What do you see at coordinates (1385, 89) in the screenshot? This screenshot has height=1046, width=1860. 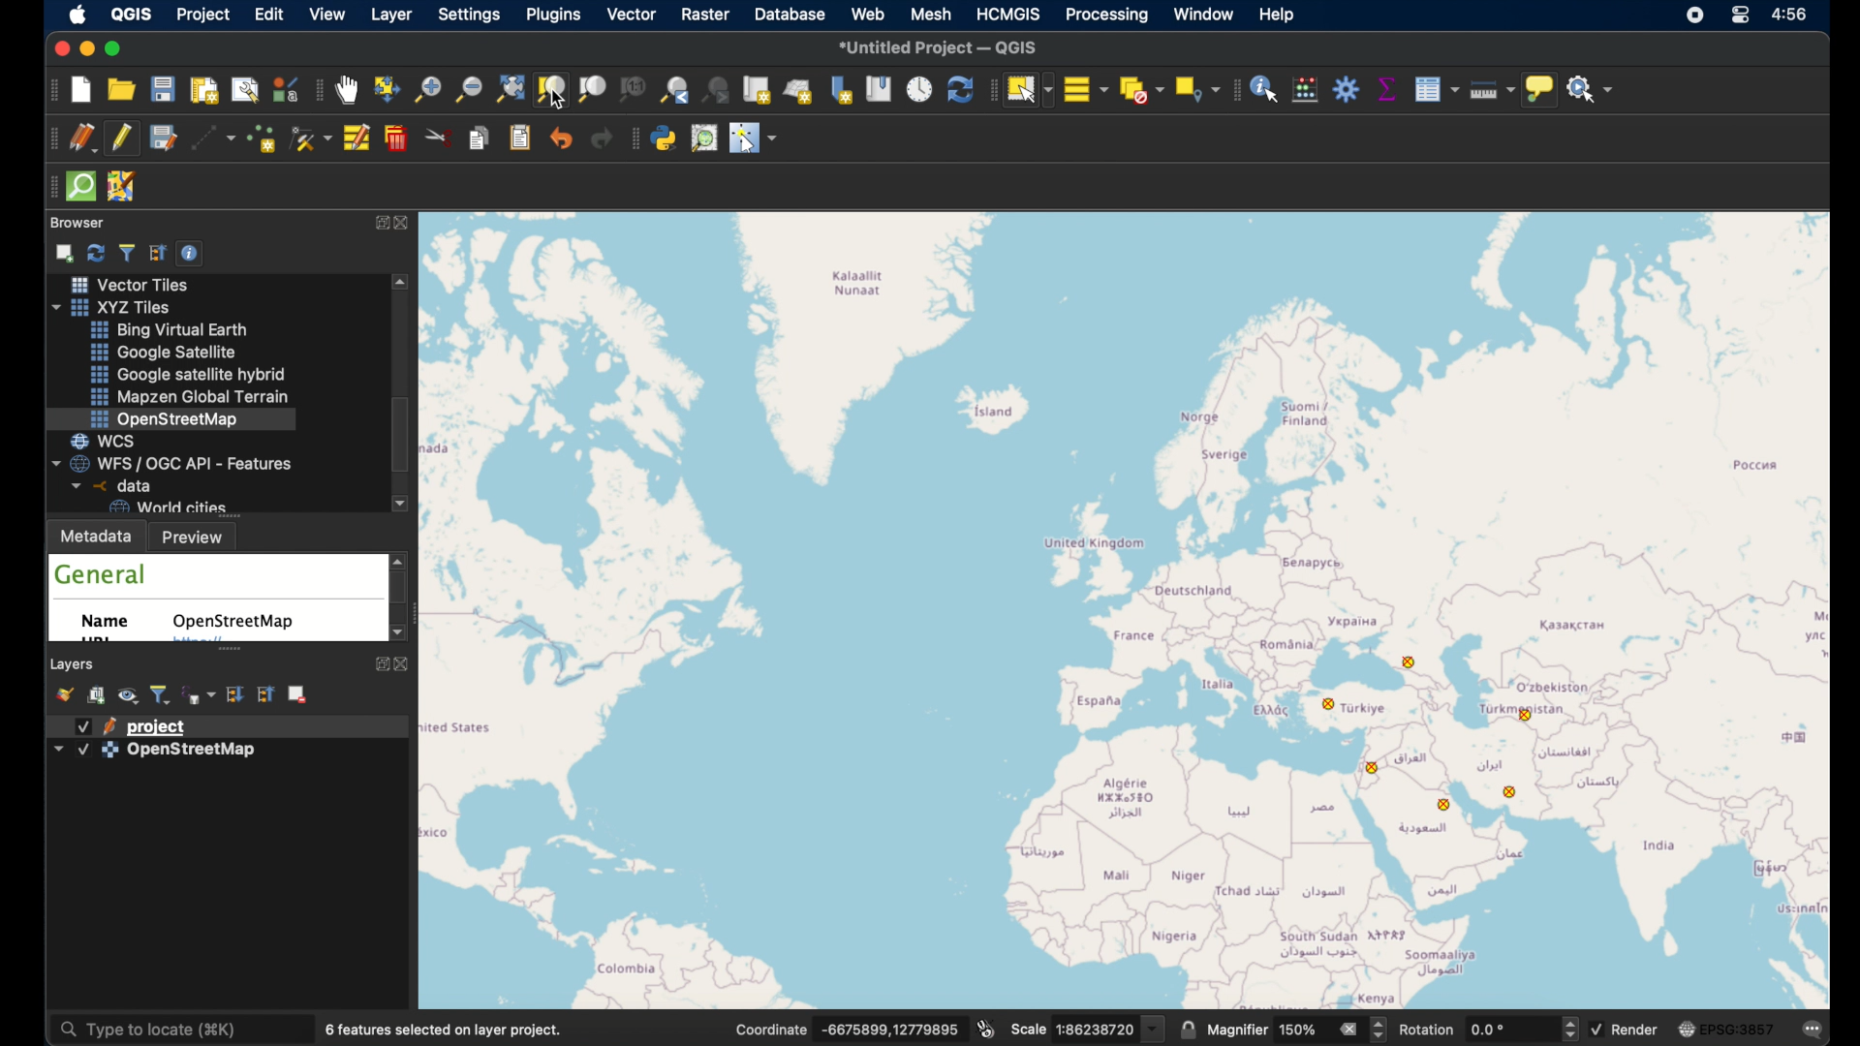 I see `statistical summary` at bounding box center [1385, 89].